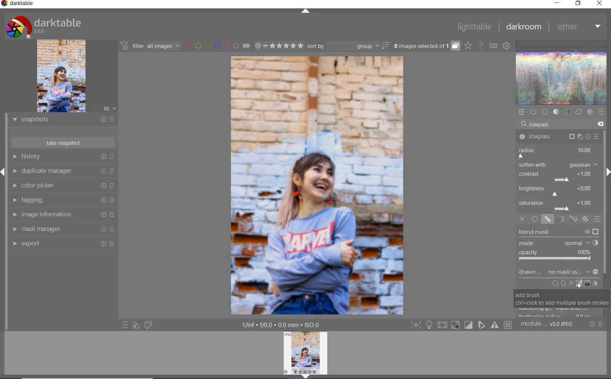  Describe the element at coordinates (562, 72) in the screenshot. I see `waveform` at that location.